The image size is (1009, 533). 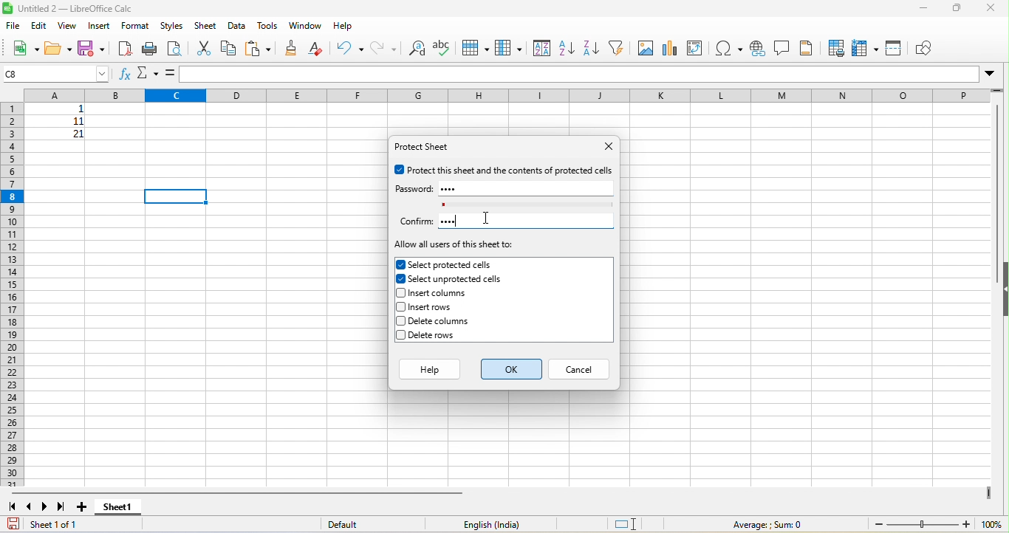 What do you see at coordinates (765, 524) in the screenshot?
I see `formula` at bounding box center [765, 524].